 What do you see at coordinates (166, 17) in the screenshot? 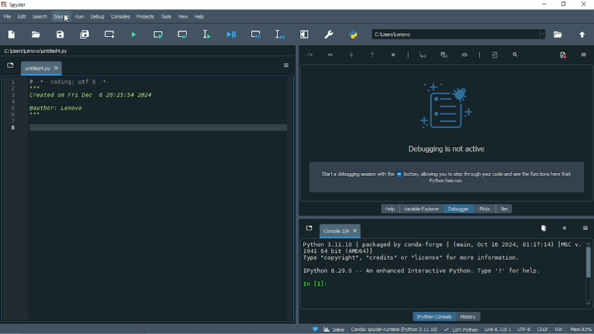
I see `Tools` at bounding box center [166, 17].